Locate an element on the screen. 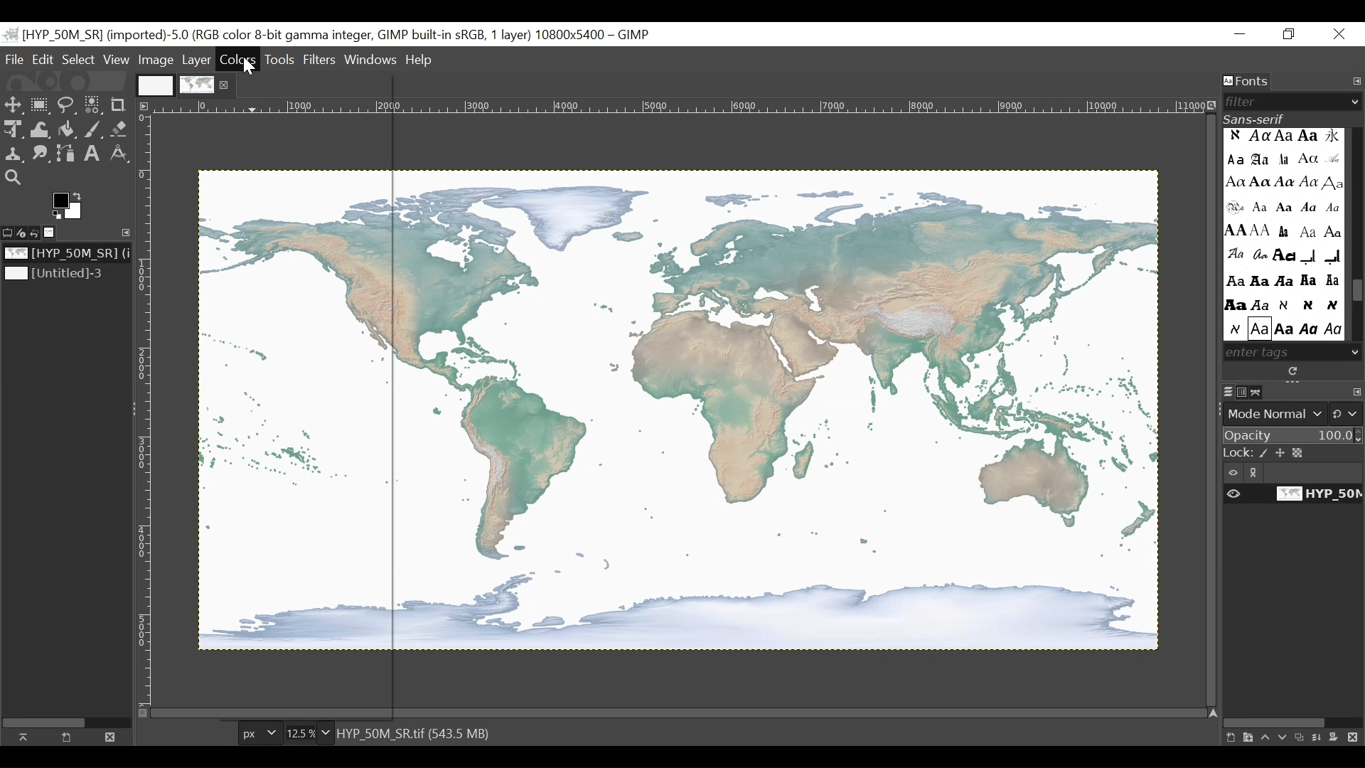 This screenshot has width=1365, height=768. Rectangle Select tool is located at coordinates (41, 106).